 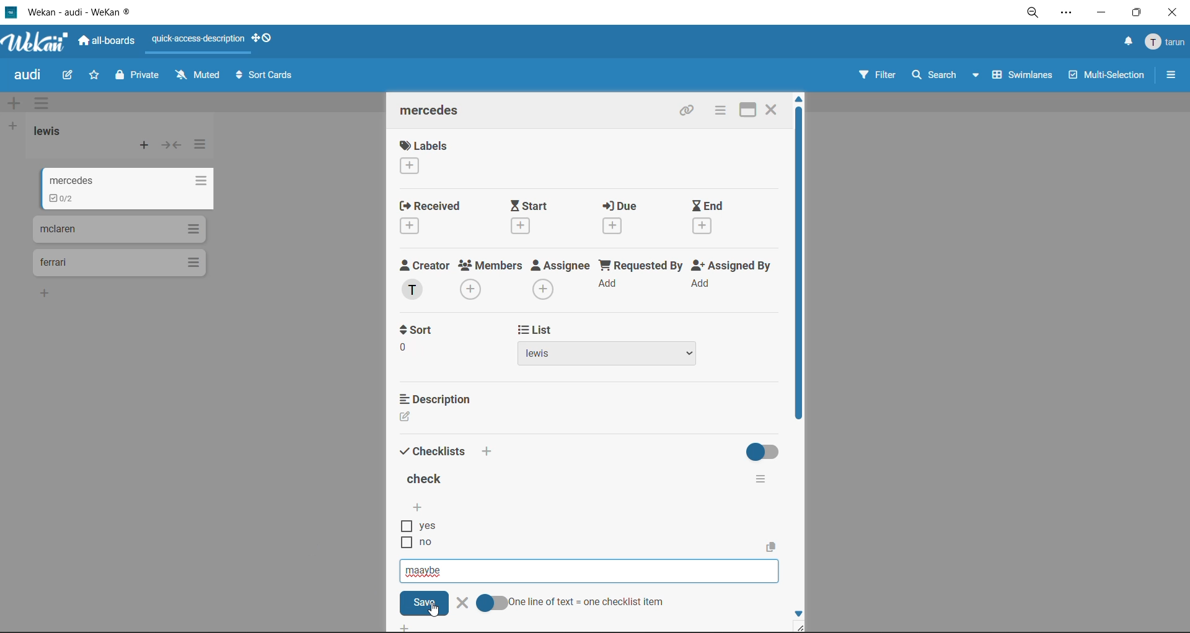 I want to click on Add, so click(x=489, y=450).